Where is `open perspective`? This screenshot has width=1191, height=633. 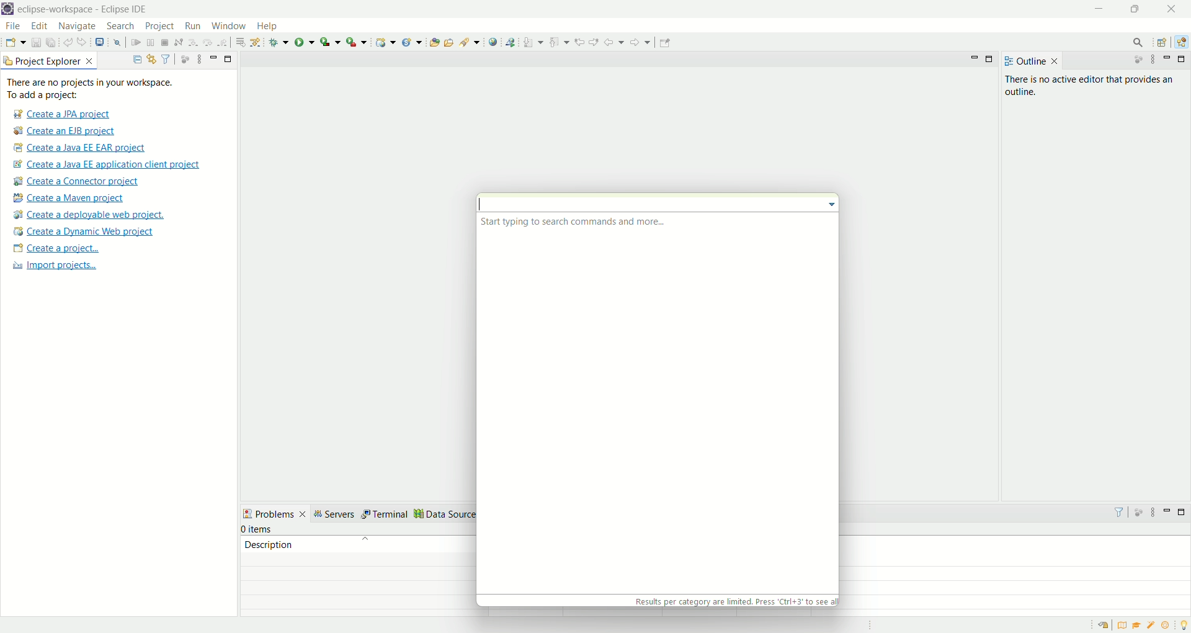 open perspective is located at coordinates (1162, 42).